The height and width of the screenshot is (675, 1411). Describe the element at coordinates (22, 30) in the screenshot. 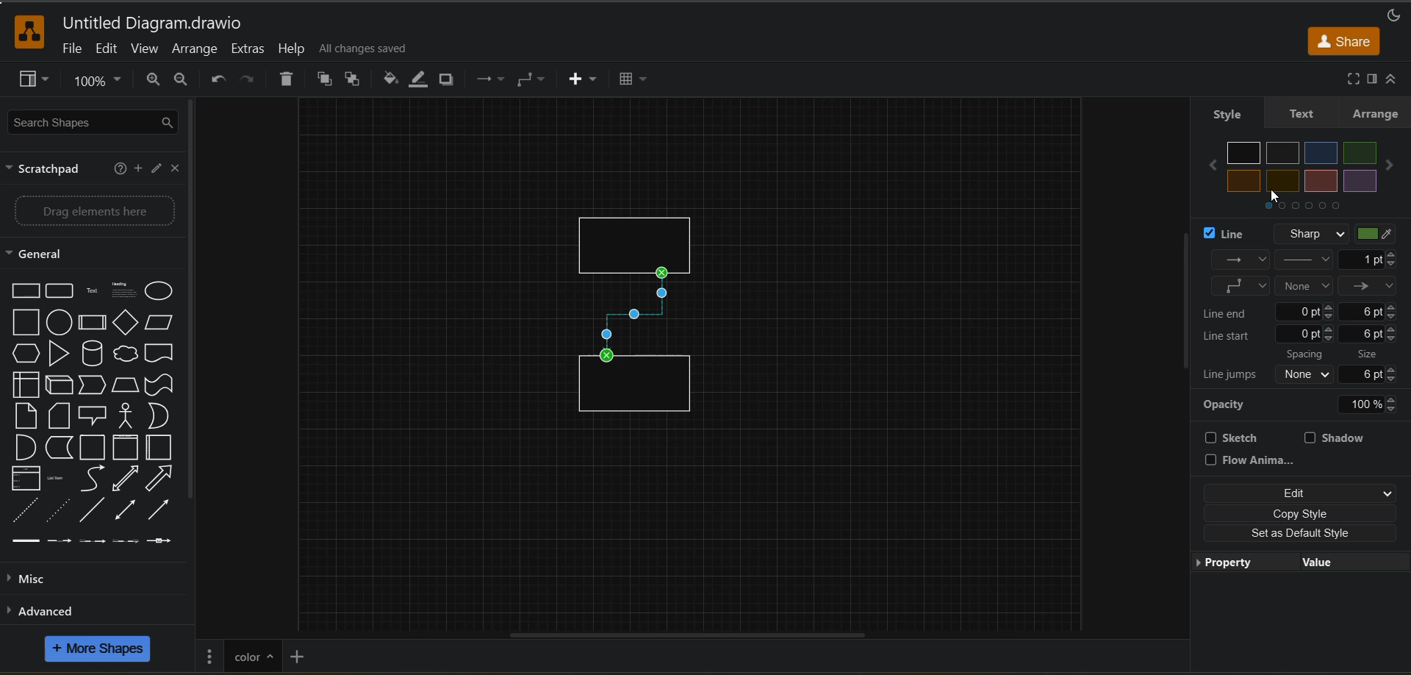

I see `app logo` at that location.